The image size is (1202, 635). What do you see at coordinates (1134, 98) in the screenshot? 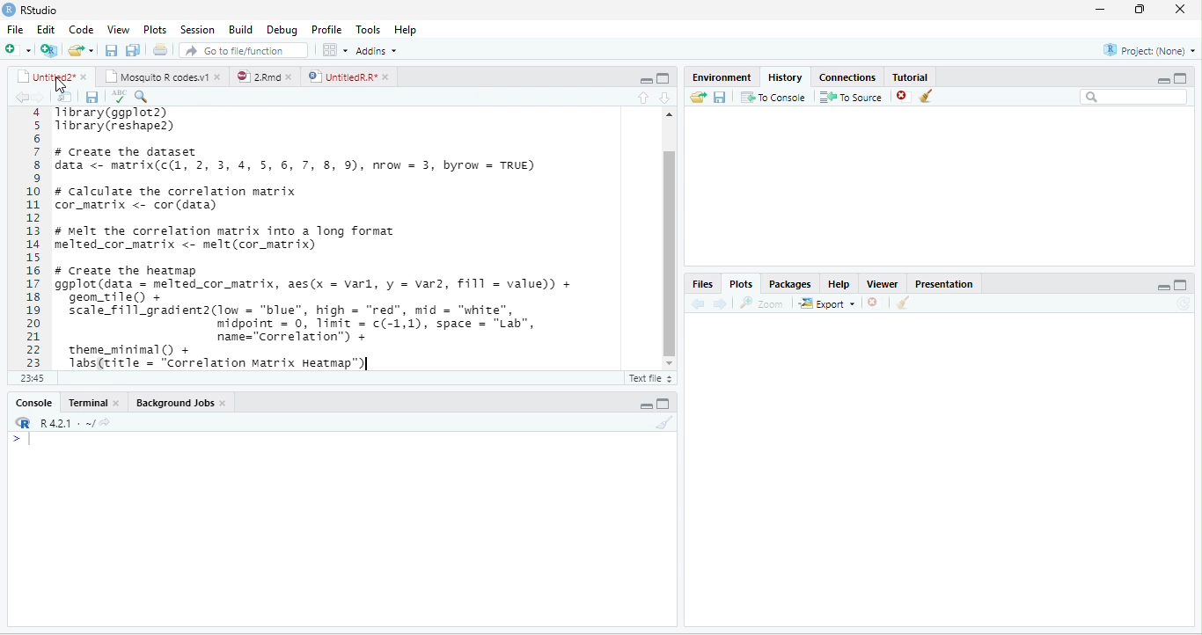
I see `search bar` at bounding box center [1134, 98].